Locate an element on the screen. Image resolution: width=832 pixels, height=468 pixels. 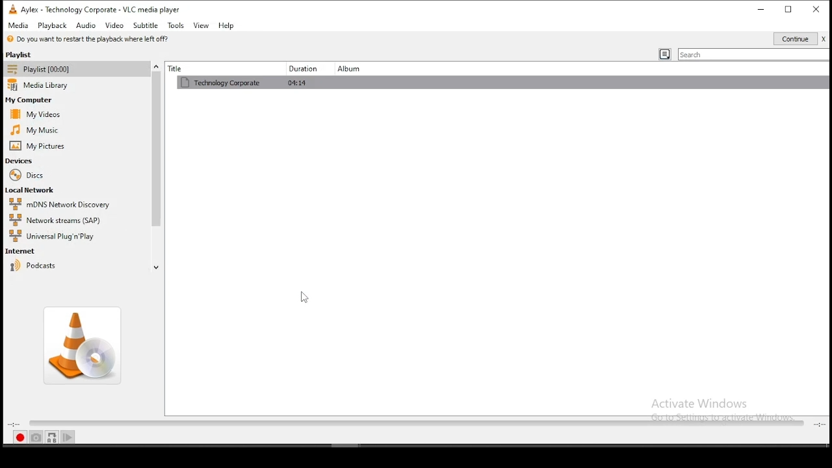
toggle playlist view is located at coordinates (666, 53).